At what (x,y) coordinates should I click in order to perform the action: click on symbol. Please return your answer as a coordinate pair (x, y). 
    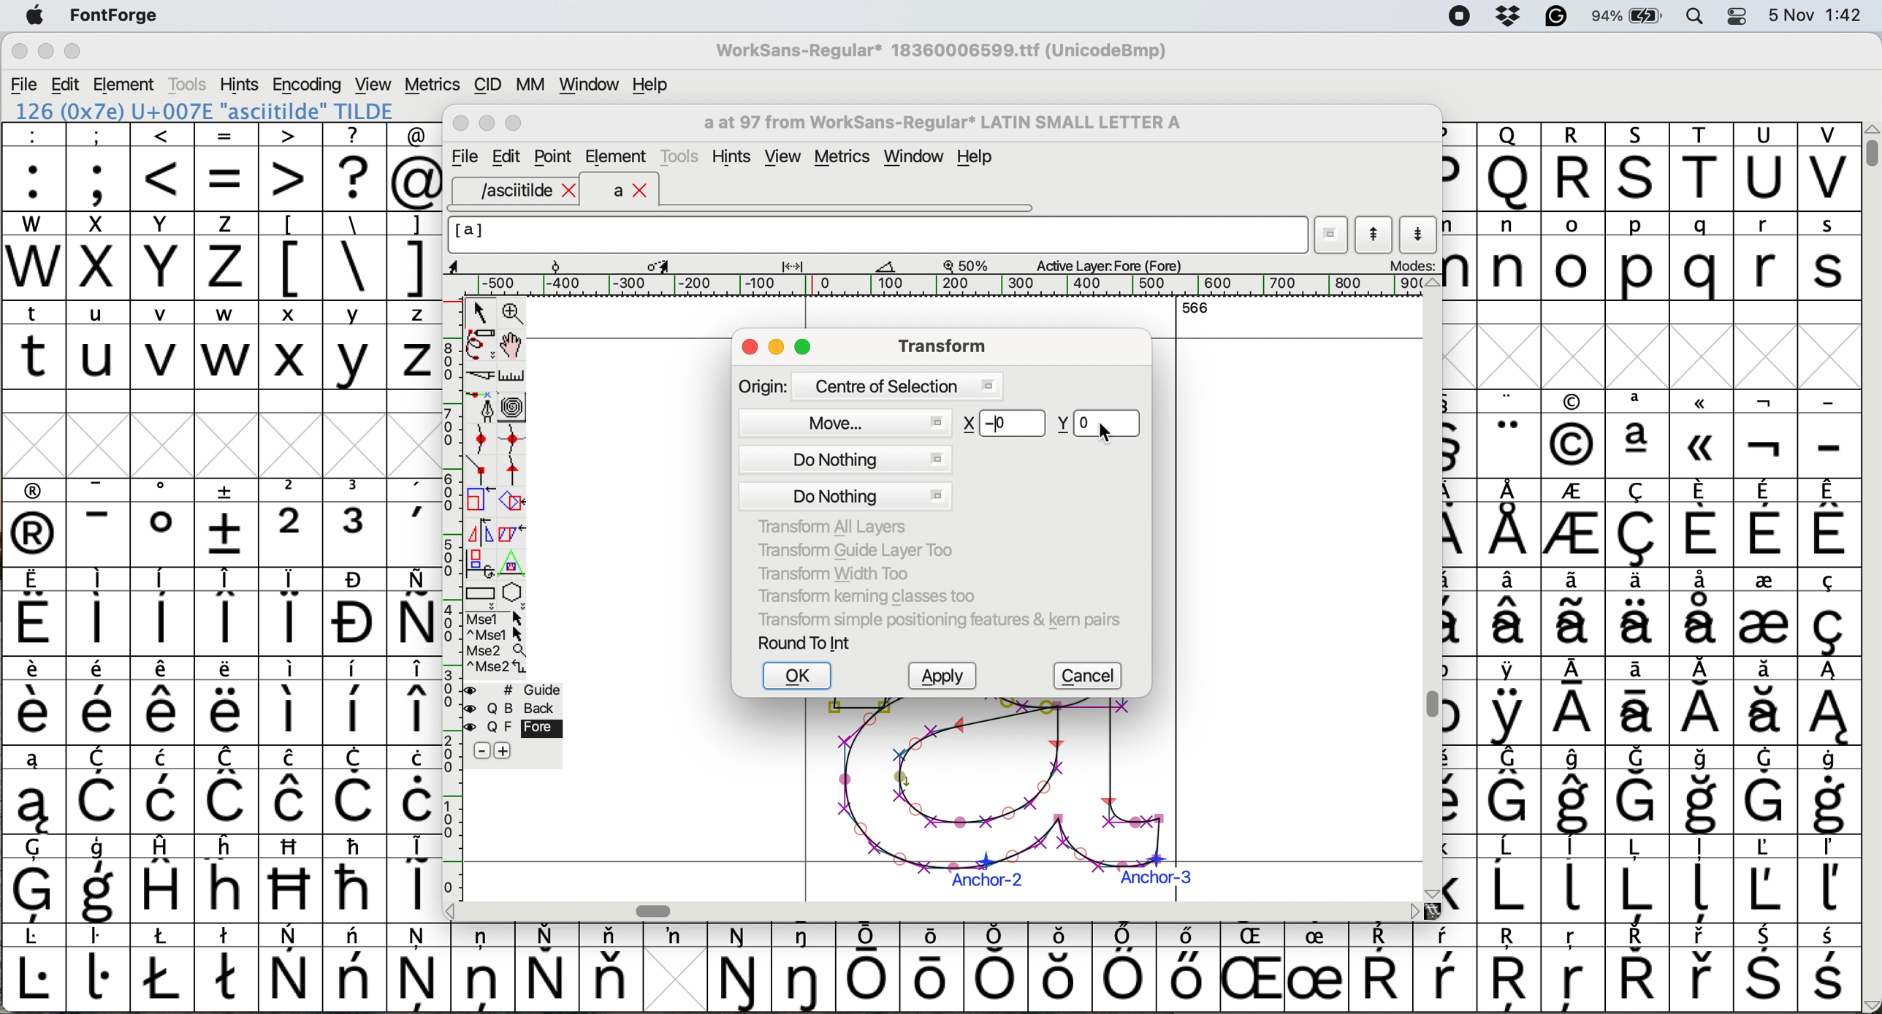
    Looking at the image, I should click on (414, 611).